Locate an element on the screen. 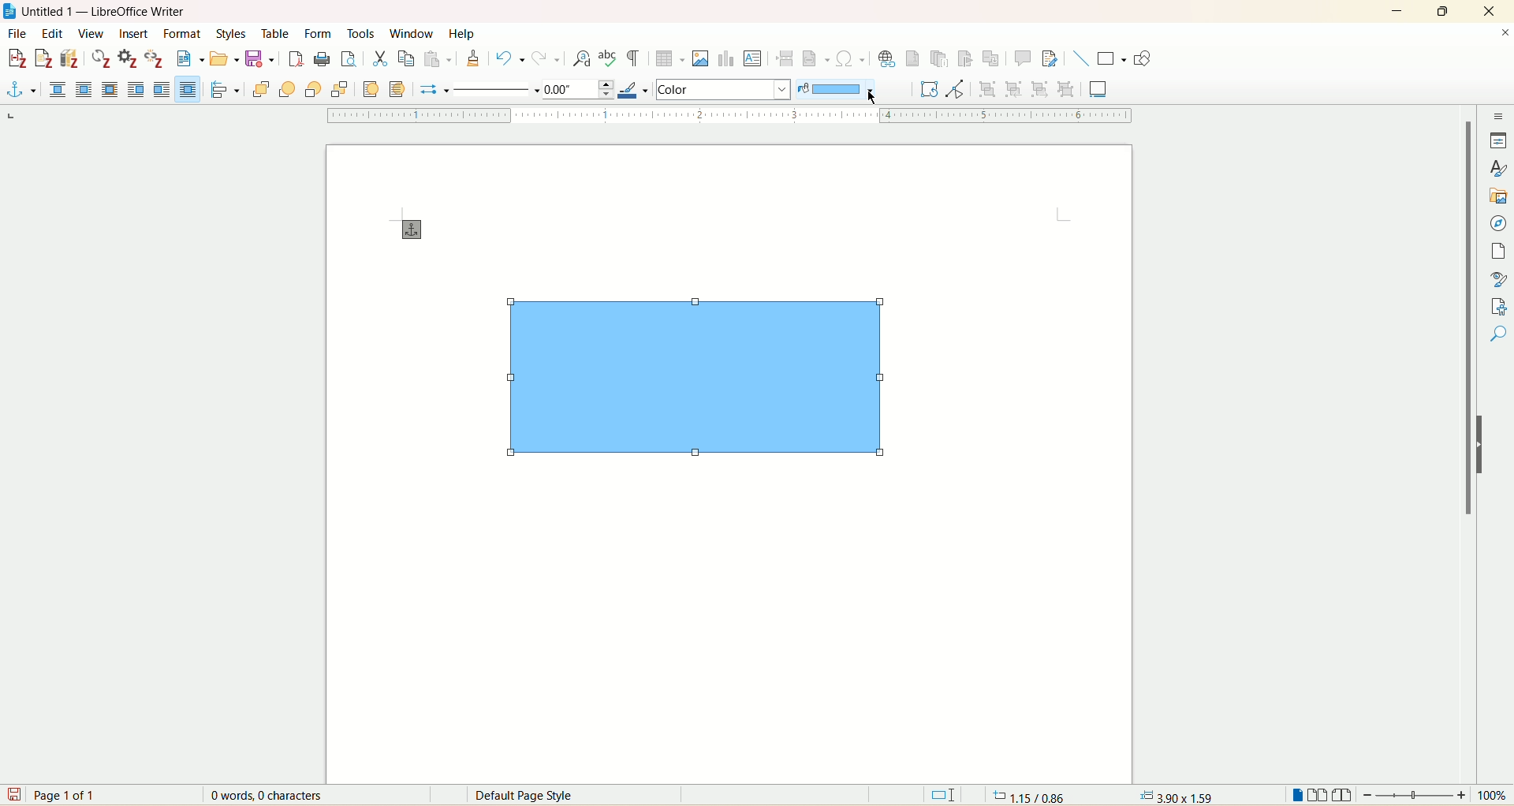 The image size is (1514, 806). insert cross referencing is located at coordinates (994, 61).